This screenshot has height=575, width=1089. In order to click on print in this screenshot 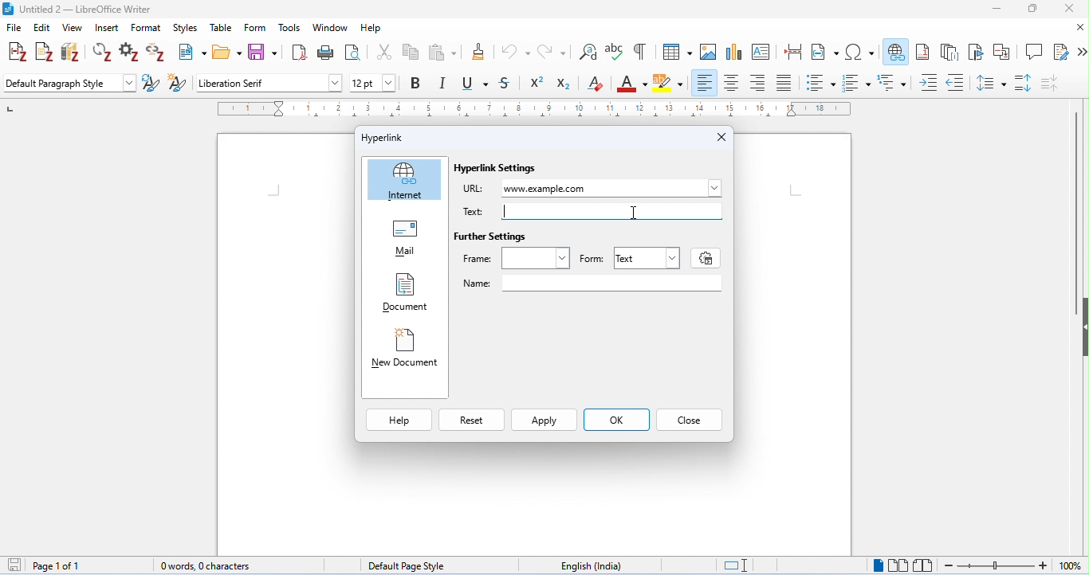, I will do `click(324, 53)`.